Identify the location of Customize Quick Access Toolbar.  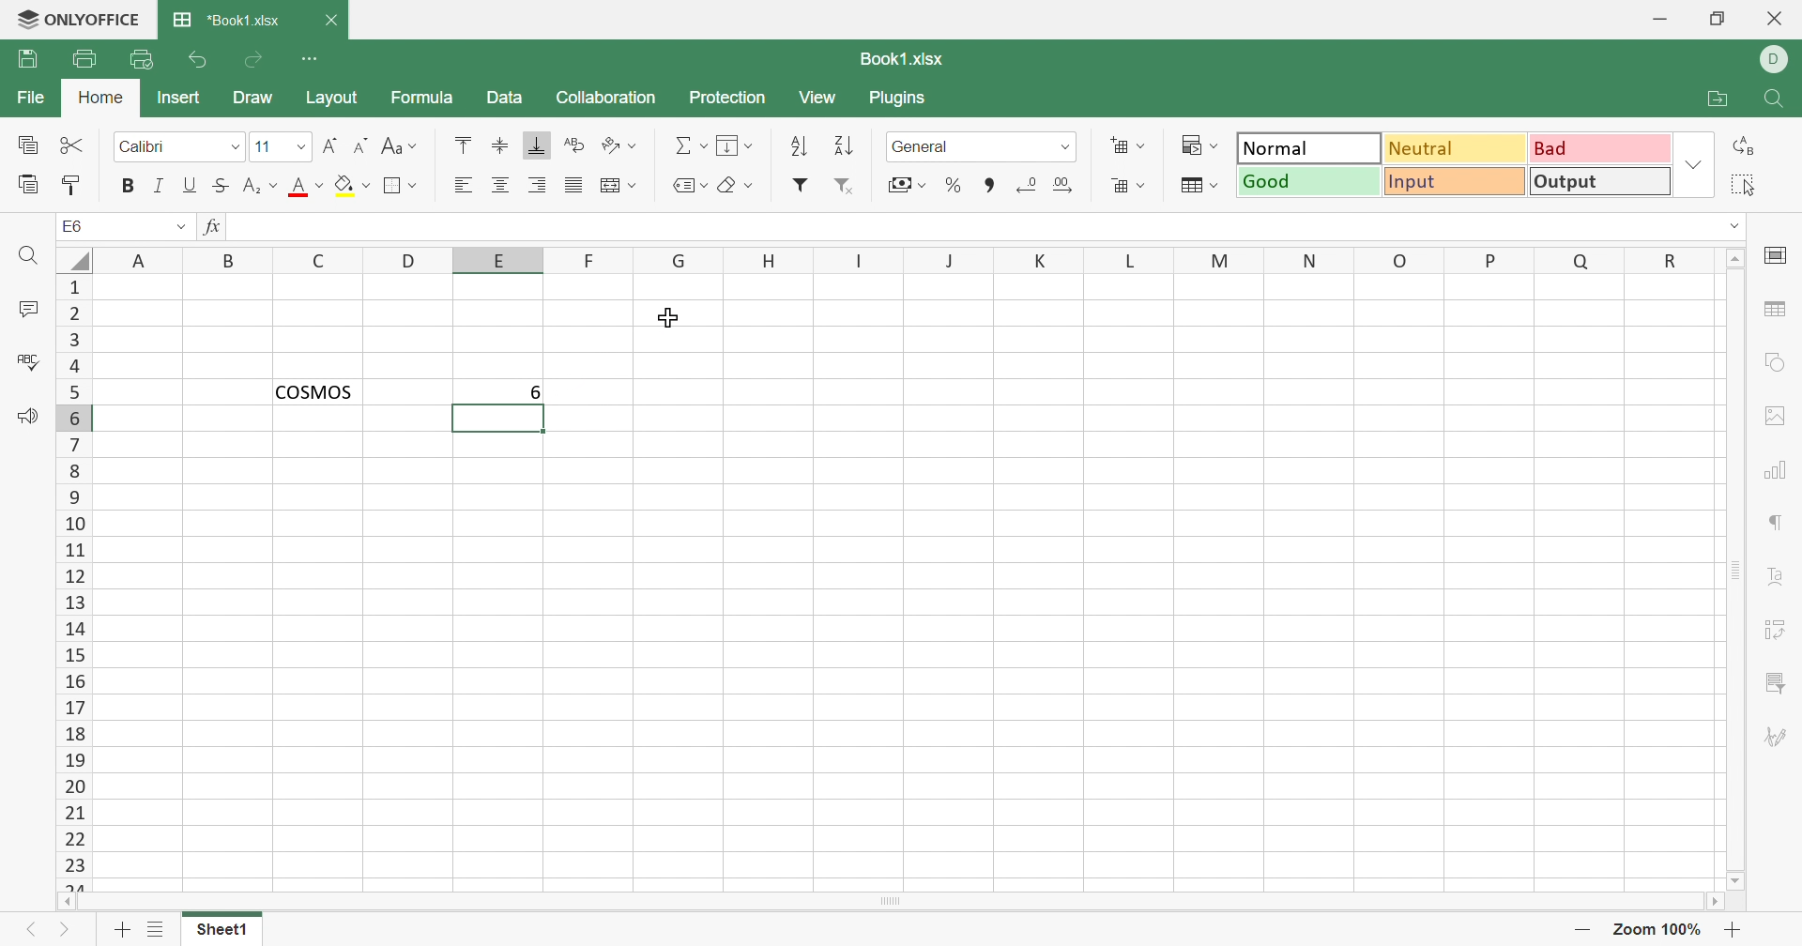
(310, 59).